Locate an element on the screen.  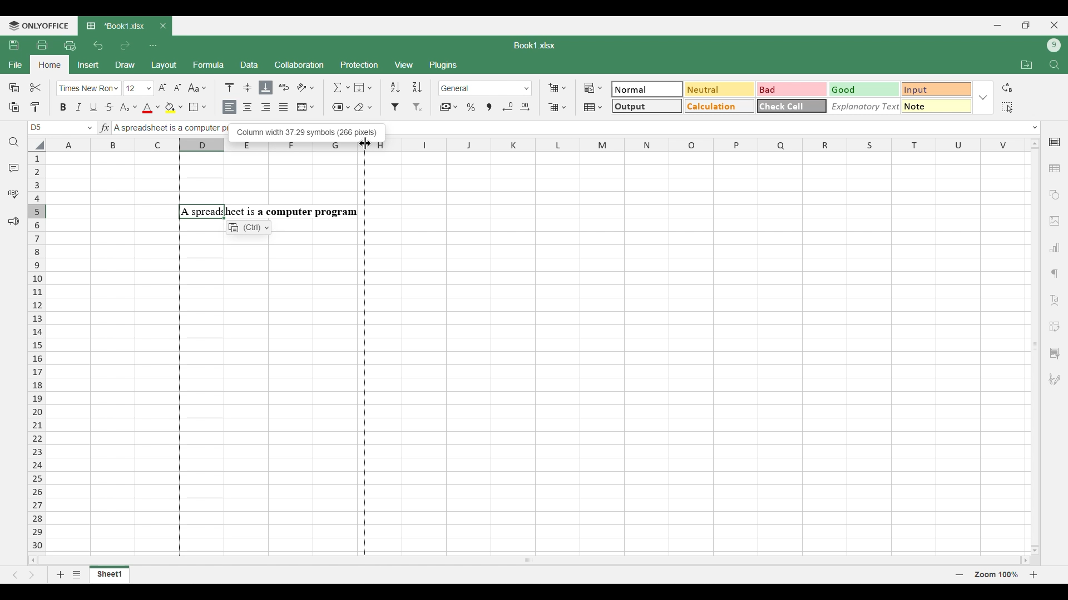
Underline is located at coordinates (93, 107).